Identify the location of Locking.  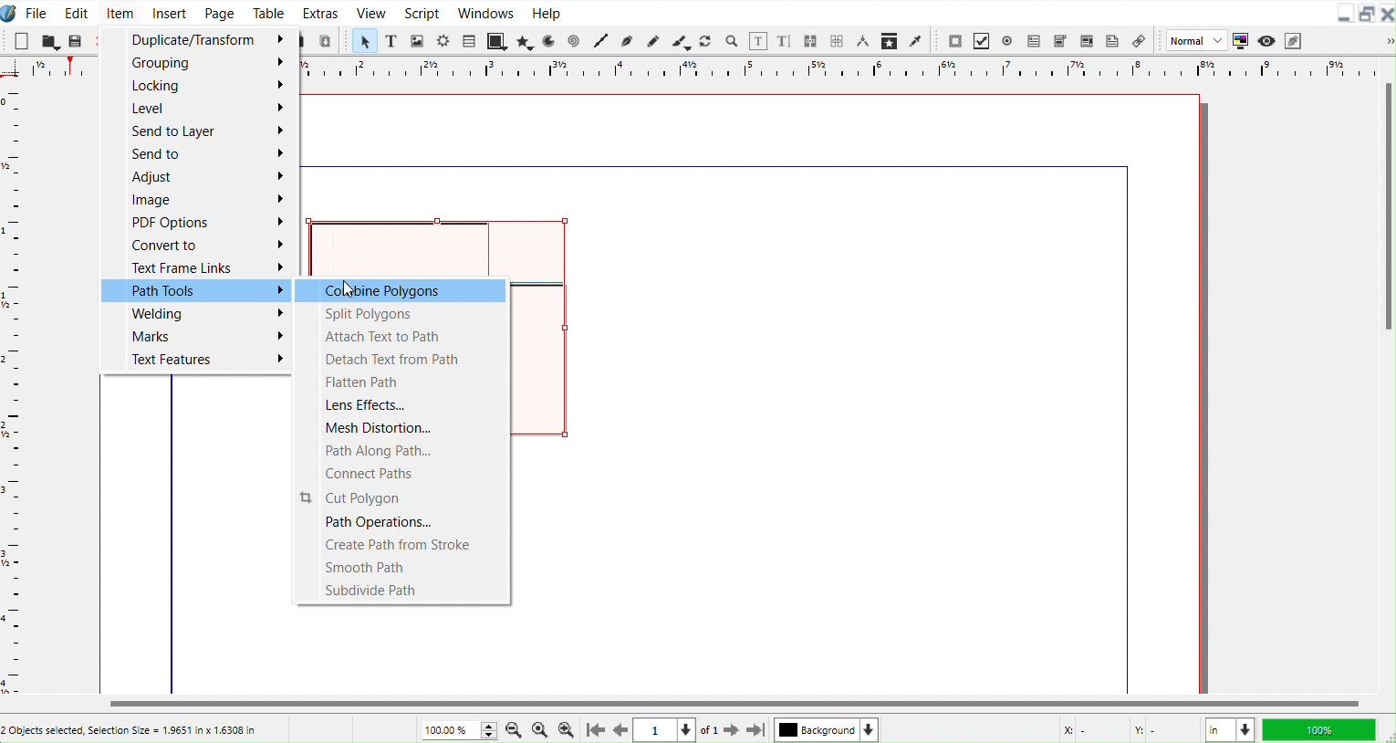
(199, 85).